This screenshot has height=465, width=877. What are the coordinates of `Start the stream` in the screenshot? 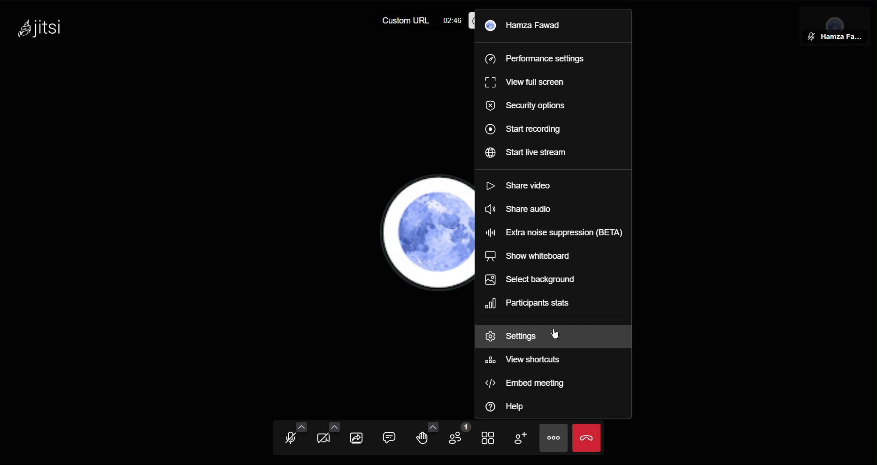 It's located at (529, 154).